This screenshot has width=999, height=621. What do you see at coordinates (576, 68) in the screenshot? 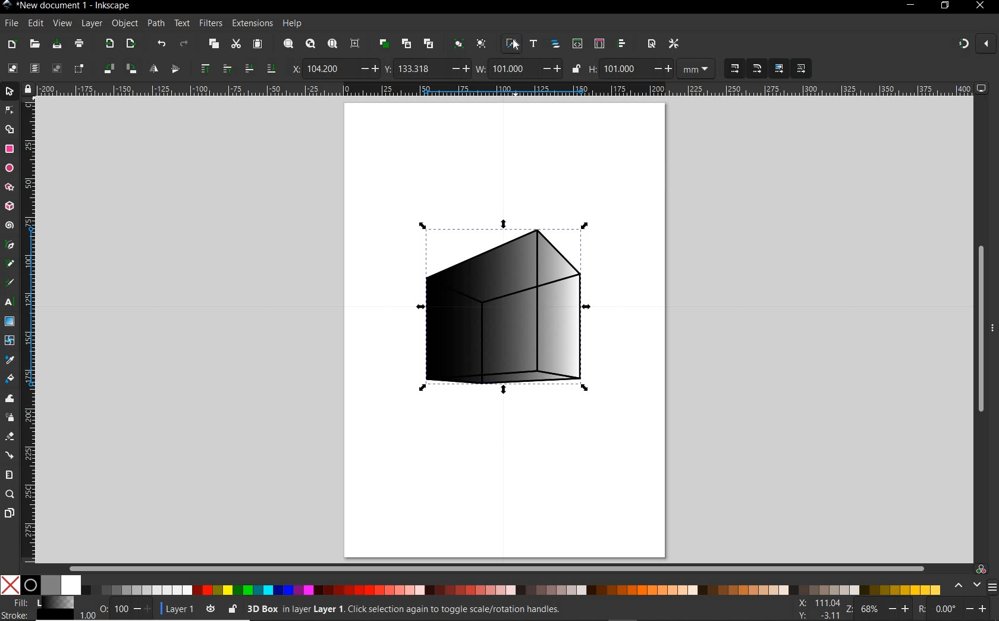
I see `LOCK/UNLOCK WIDTH AND HEIGHT` at bounding box center [576, 68].